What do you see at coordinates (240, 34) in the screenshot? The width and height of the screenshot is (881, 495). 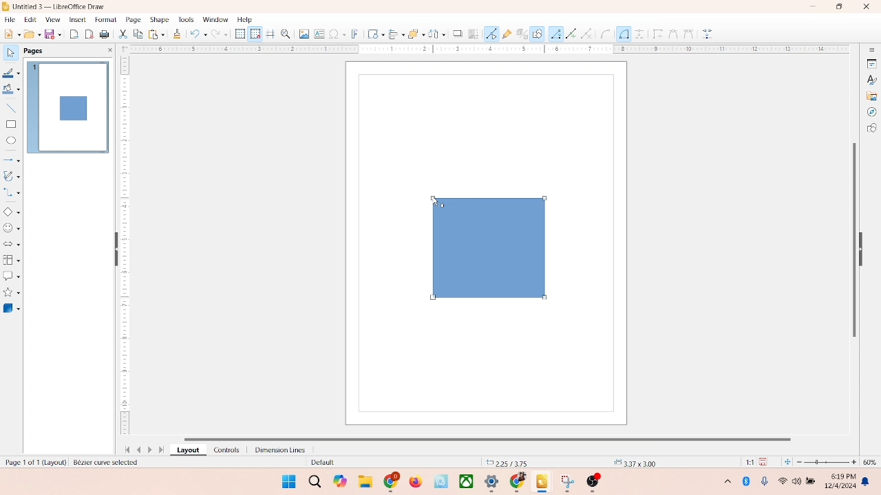 I see `show grid` at bounding box center [240, 34].